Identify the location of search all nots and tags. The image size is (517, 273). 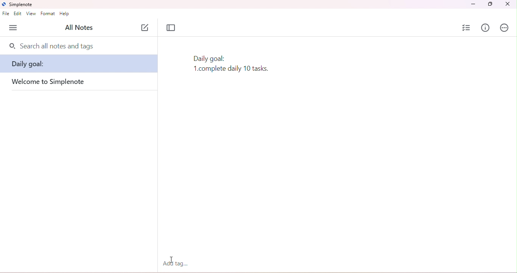
(56, 46).